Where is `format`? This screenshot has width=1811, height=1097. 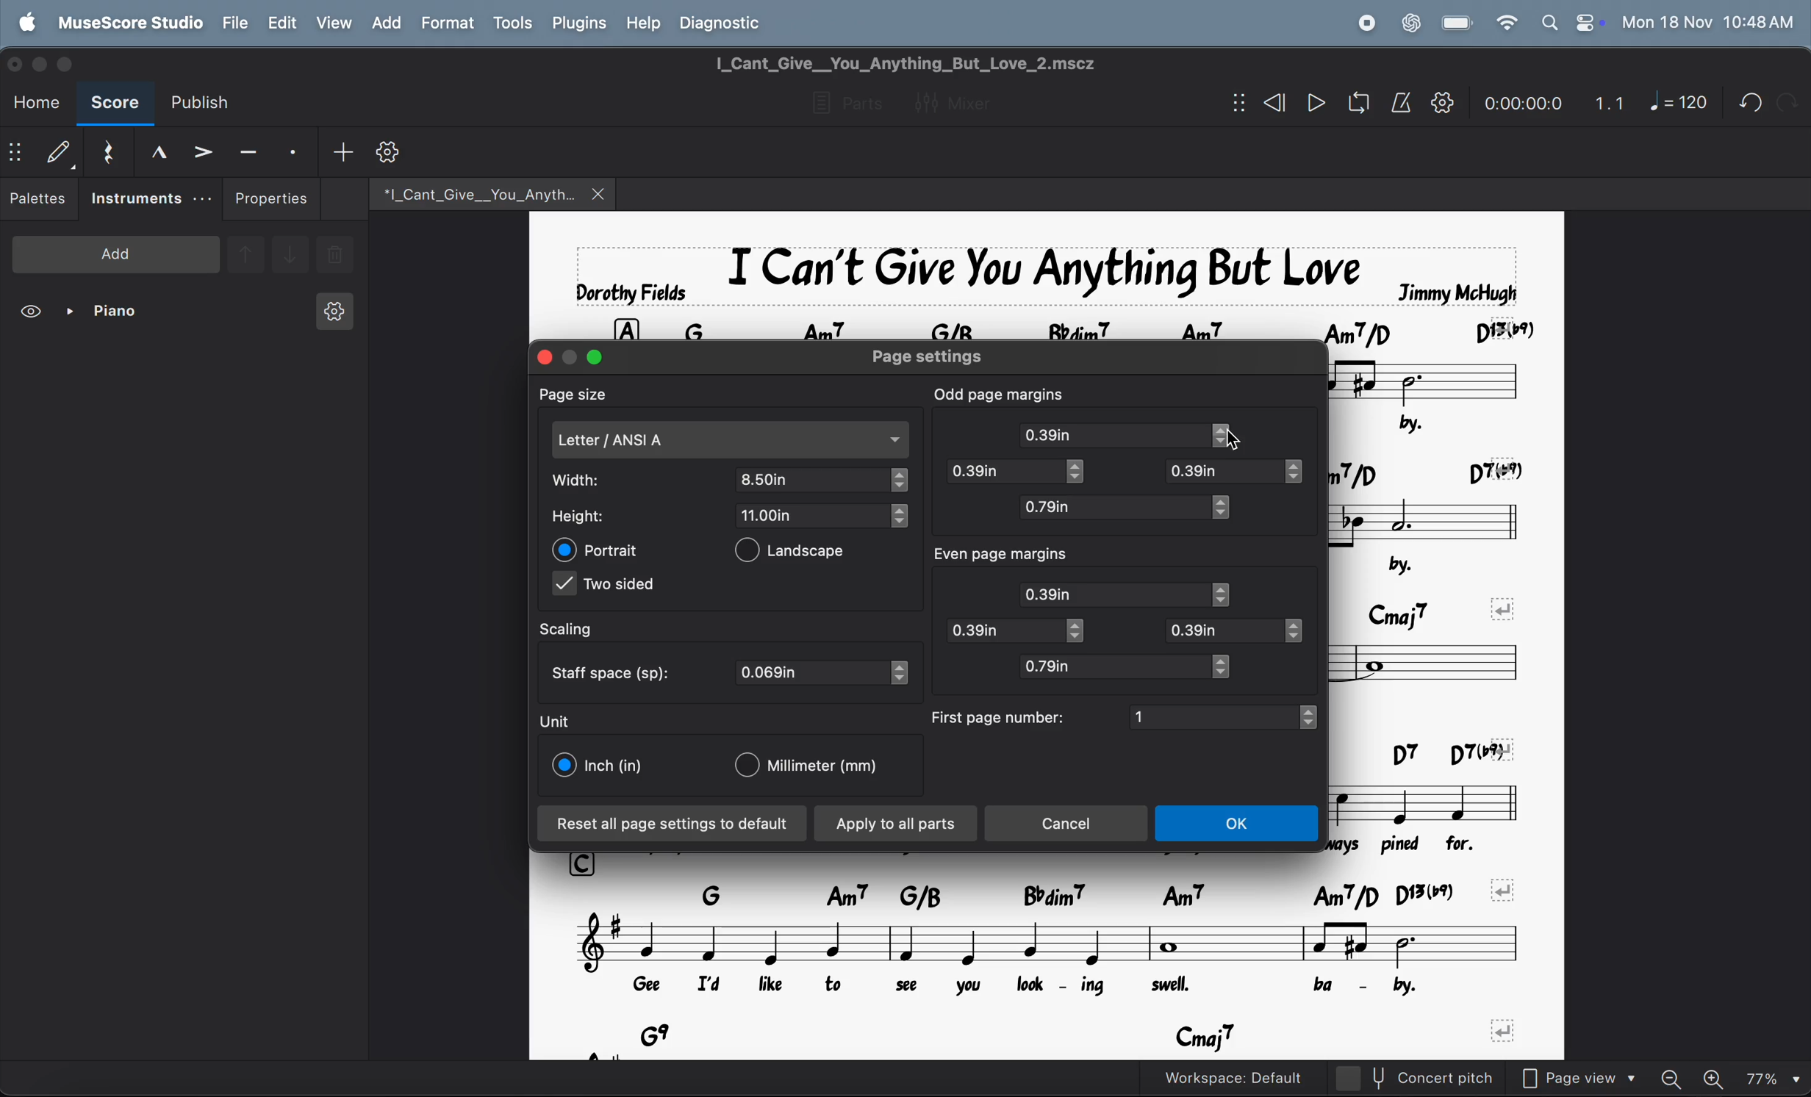
format is located at coordinates (446, 23).